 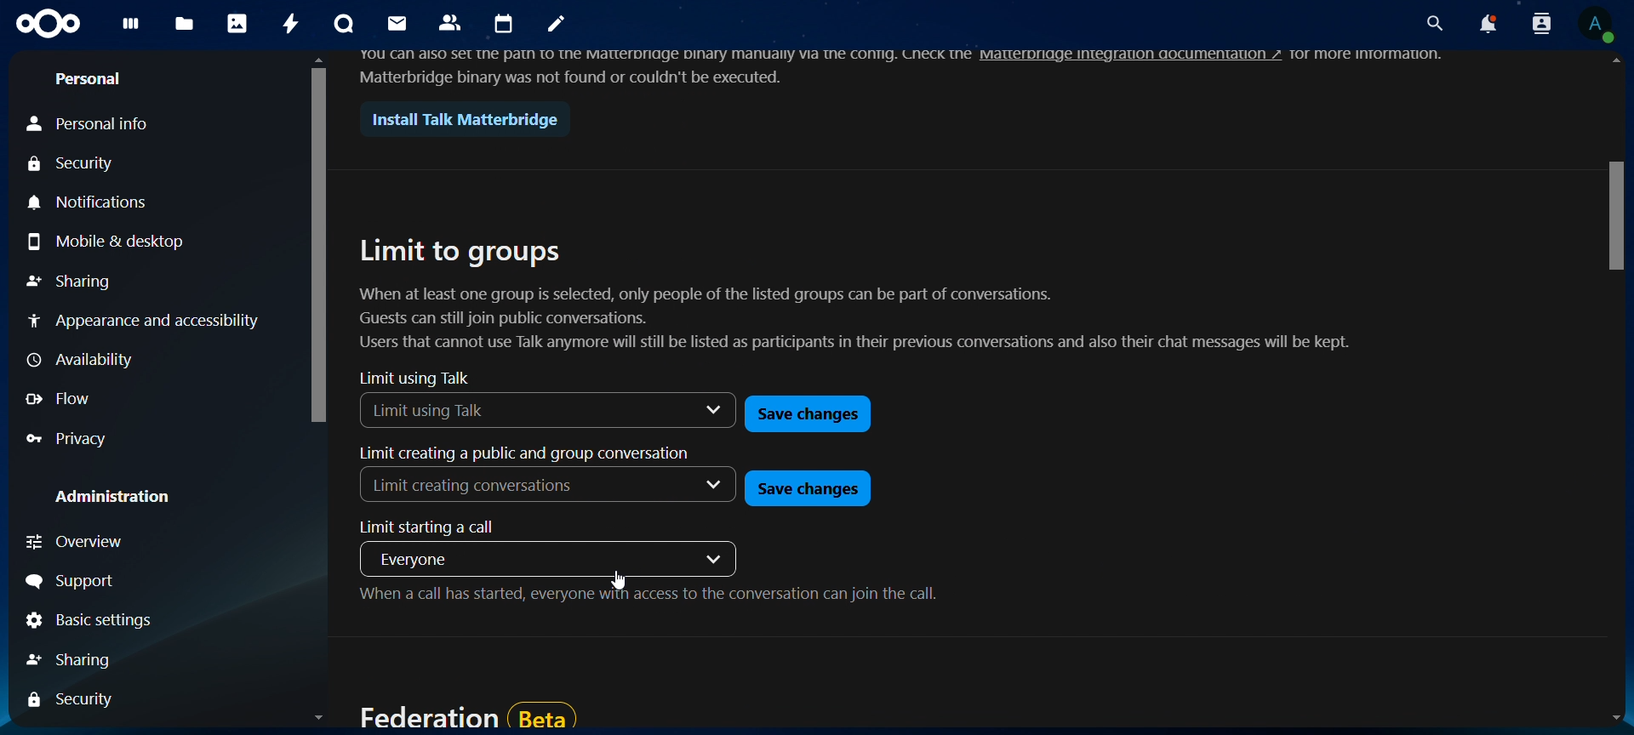 I want to click on limit starting a call, so click(x=434, y=526).